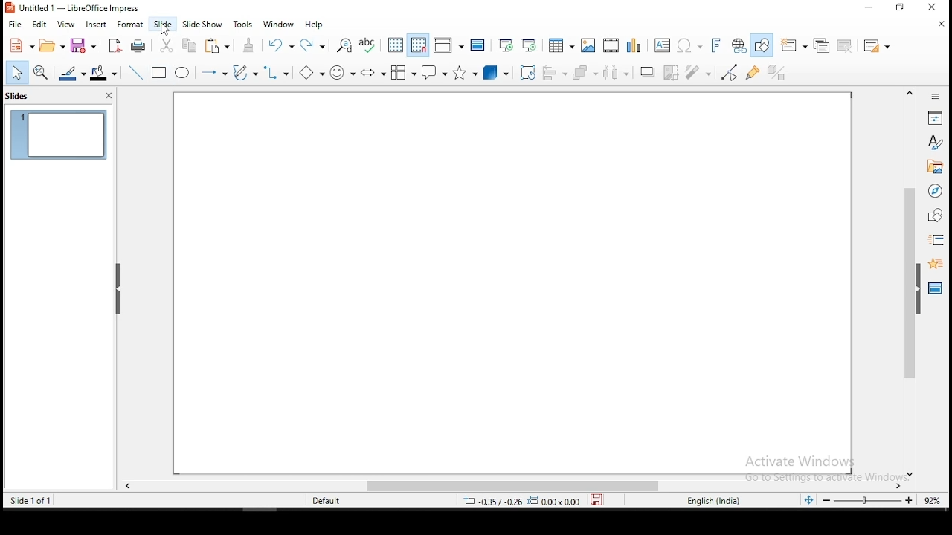 This screenshot has width=952, height=535. Describe the element at coordinates (597, 502) in the screenshot. I see `save` at that location.